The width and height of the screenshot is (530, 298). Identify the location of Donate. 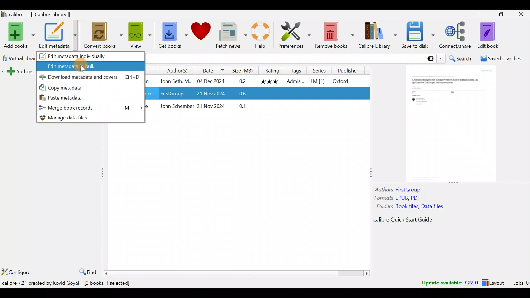
(198, 36).